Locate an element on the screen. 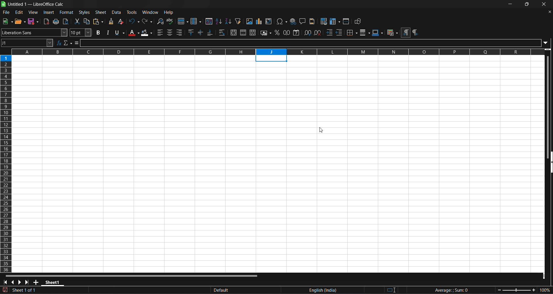  print is located at coordinates (56, 22).